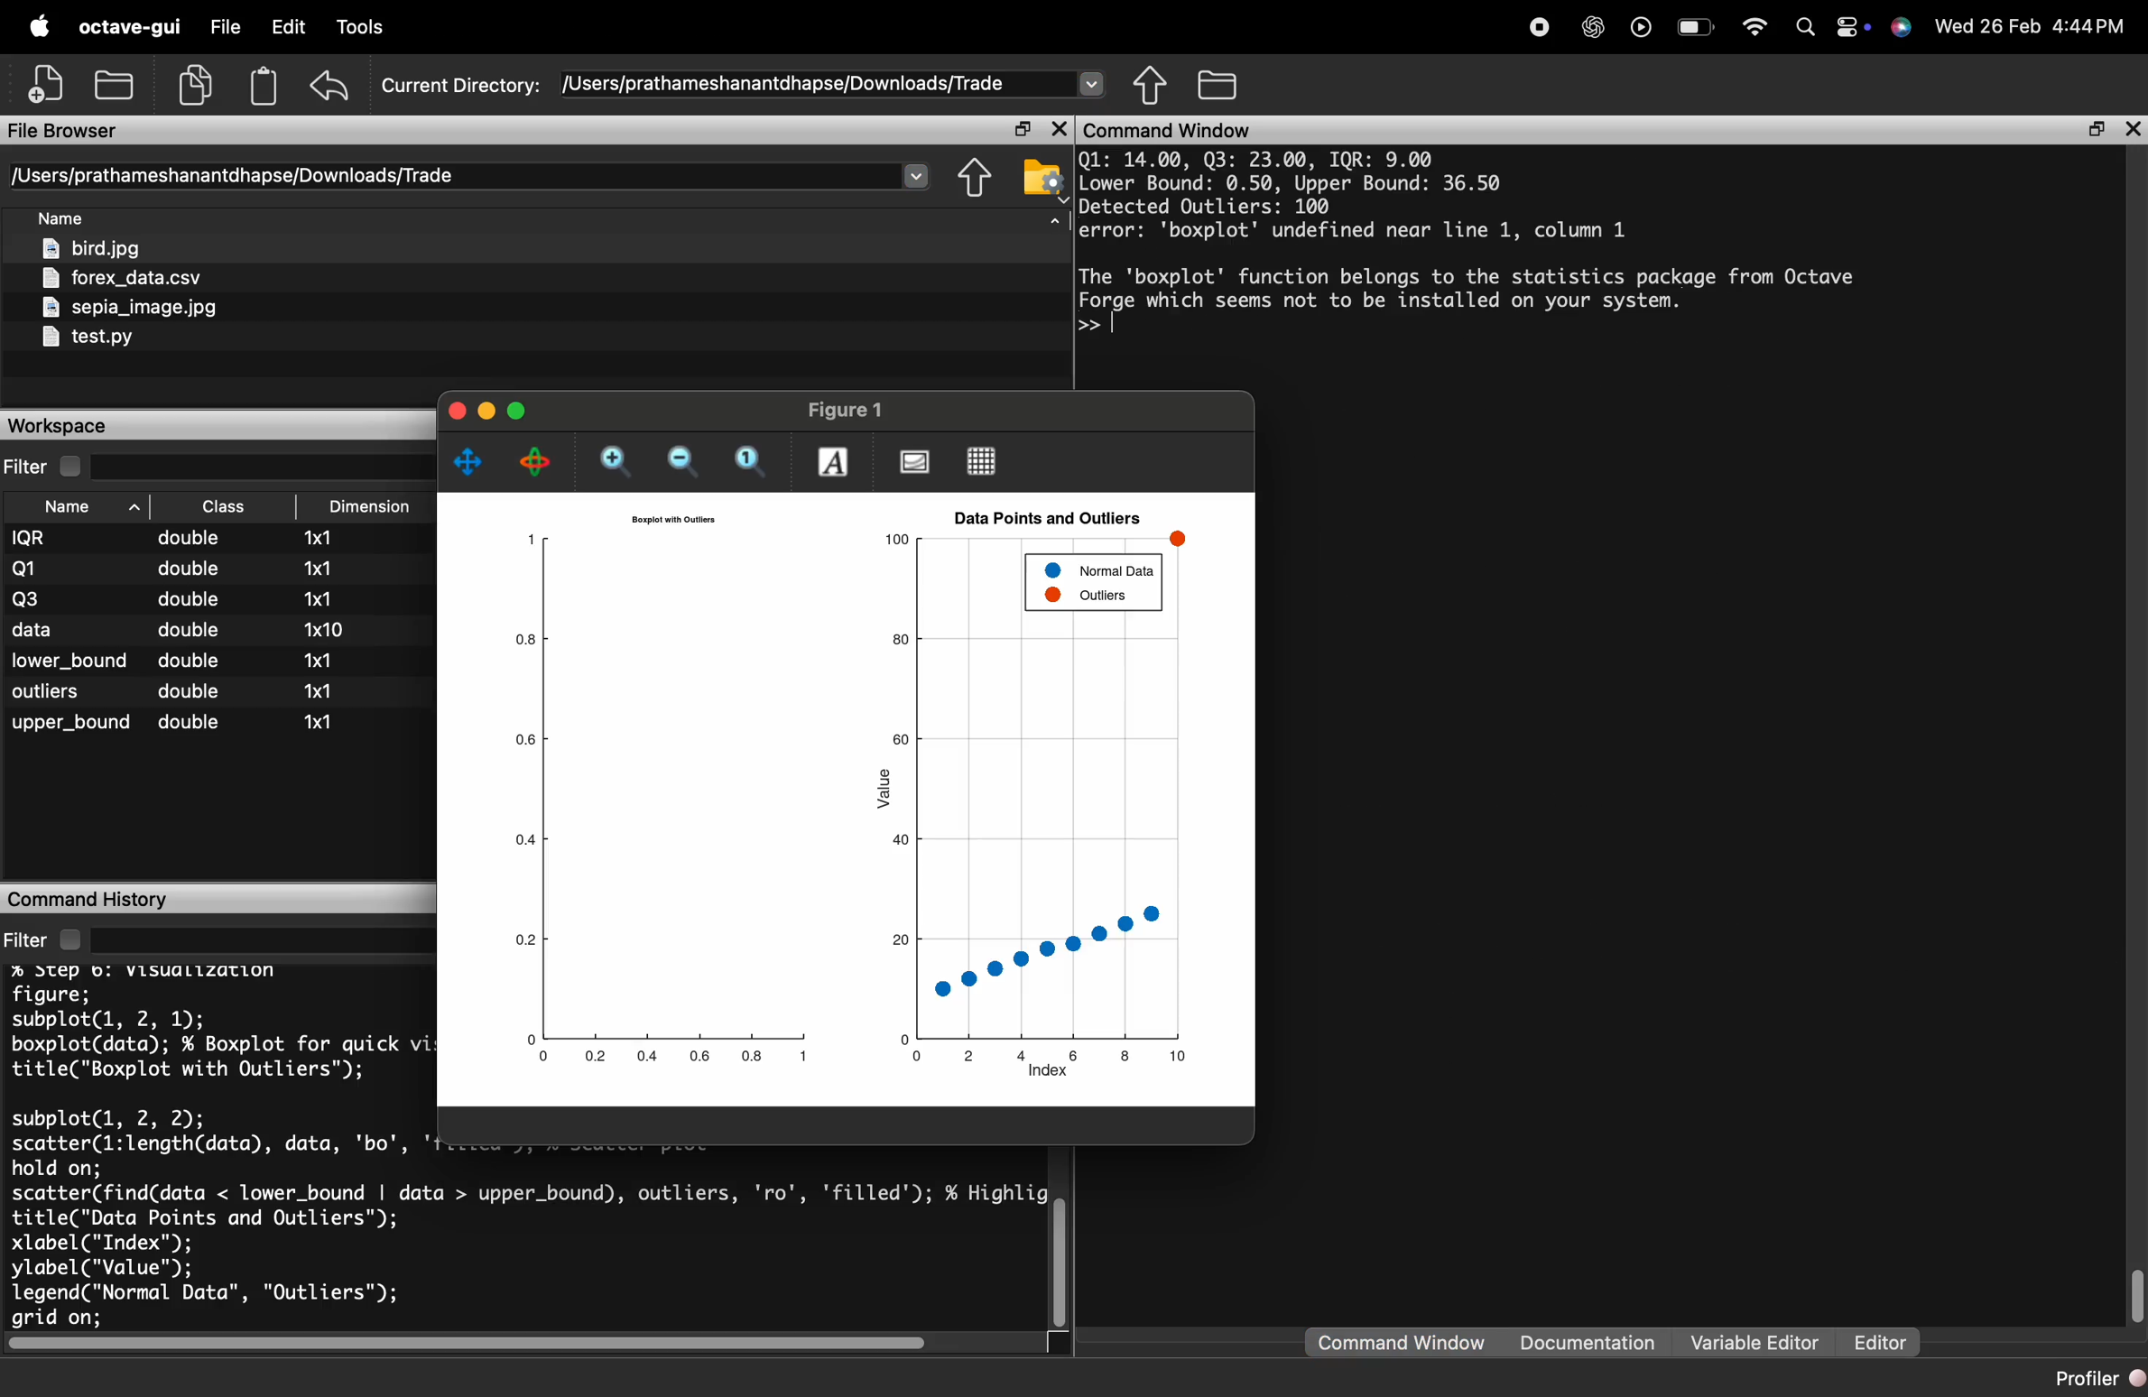  What do you see at coordinates (181, 538) in the screenshot?
I see `IQR double 1x1` at bounding box center [181, 538].